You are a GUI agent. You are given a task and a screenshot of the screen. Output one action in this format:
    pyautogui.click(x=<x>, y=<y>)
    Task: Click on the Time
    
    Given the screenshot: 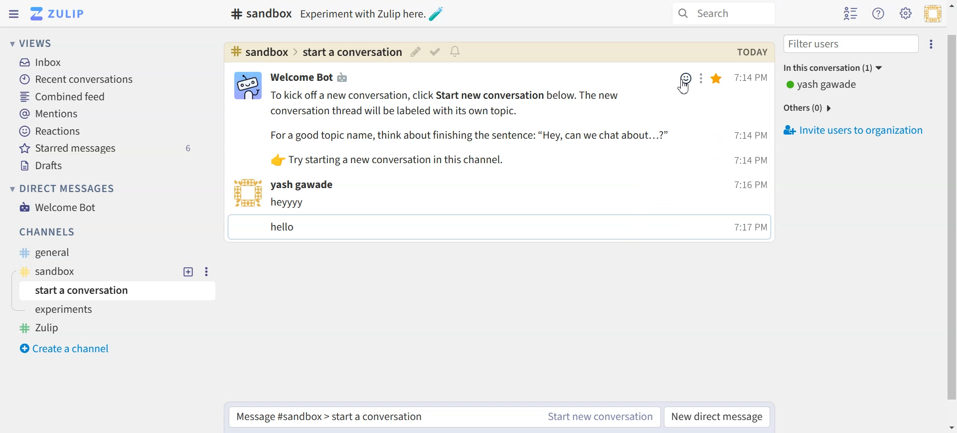 What is the action you would take?
    pyautogui.click(x=751, y=153)
    